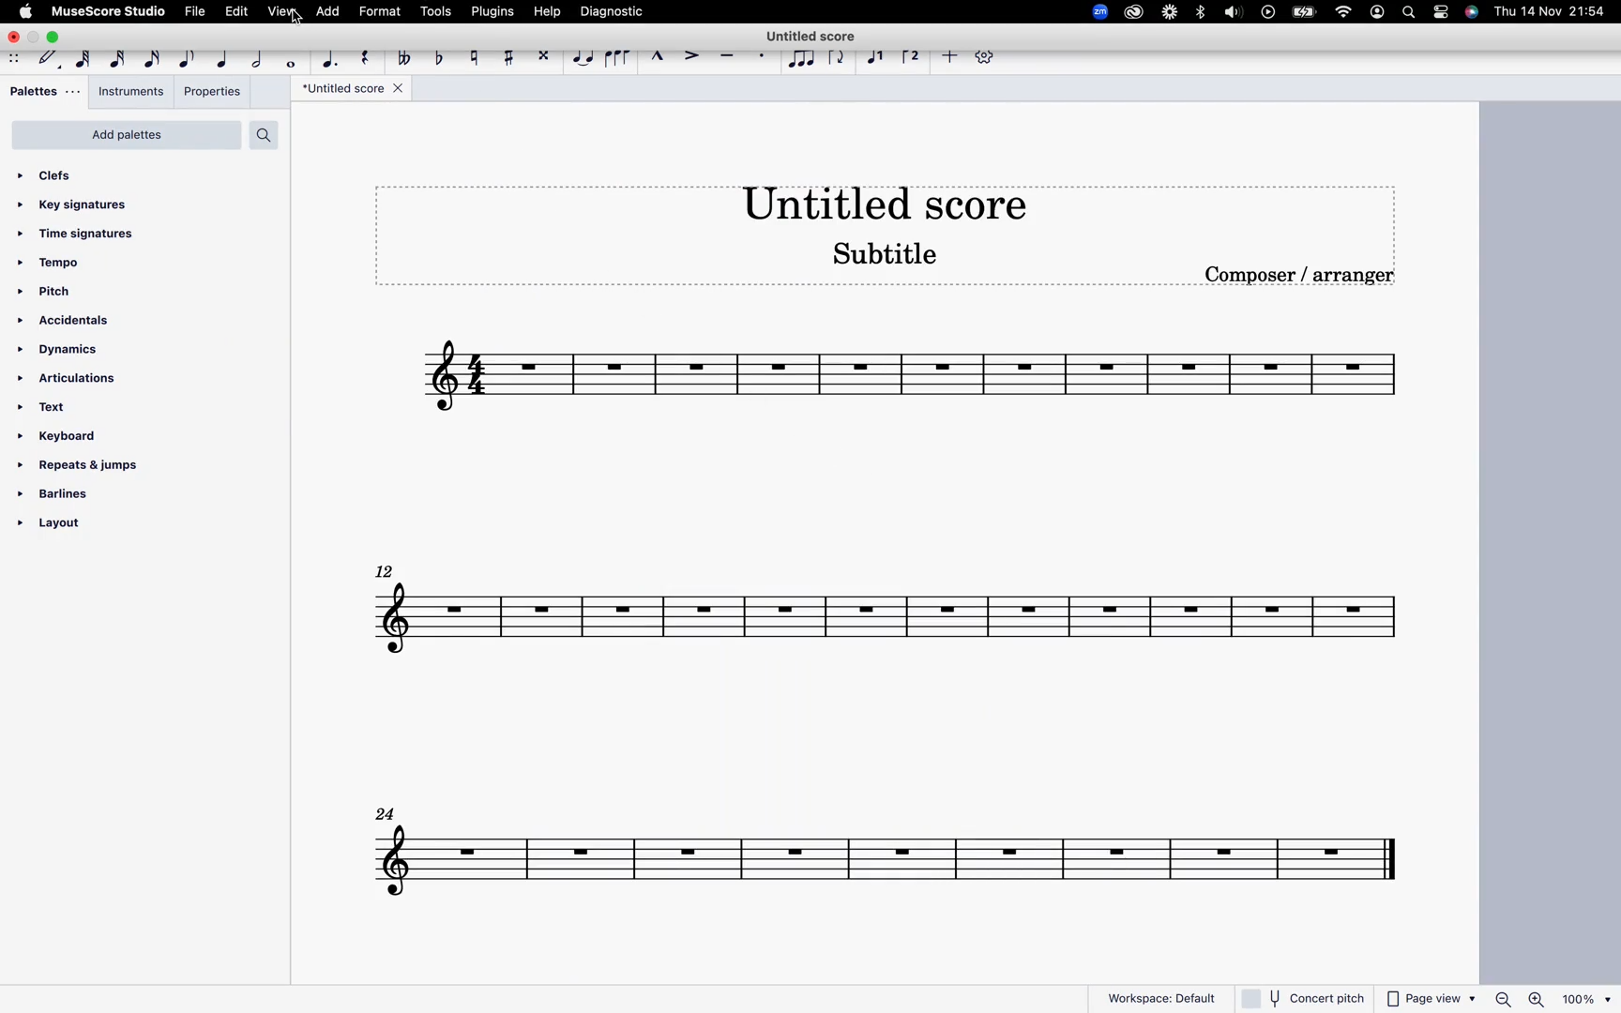  Describe the element at coordinates (504, 56) in the screenshot. I see `toggle sharp` at that location.